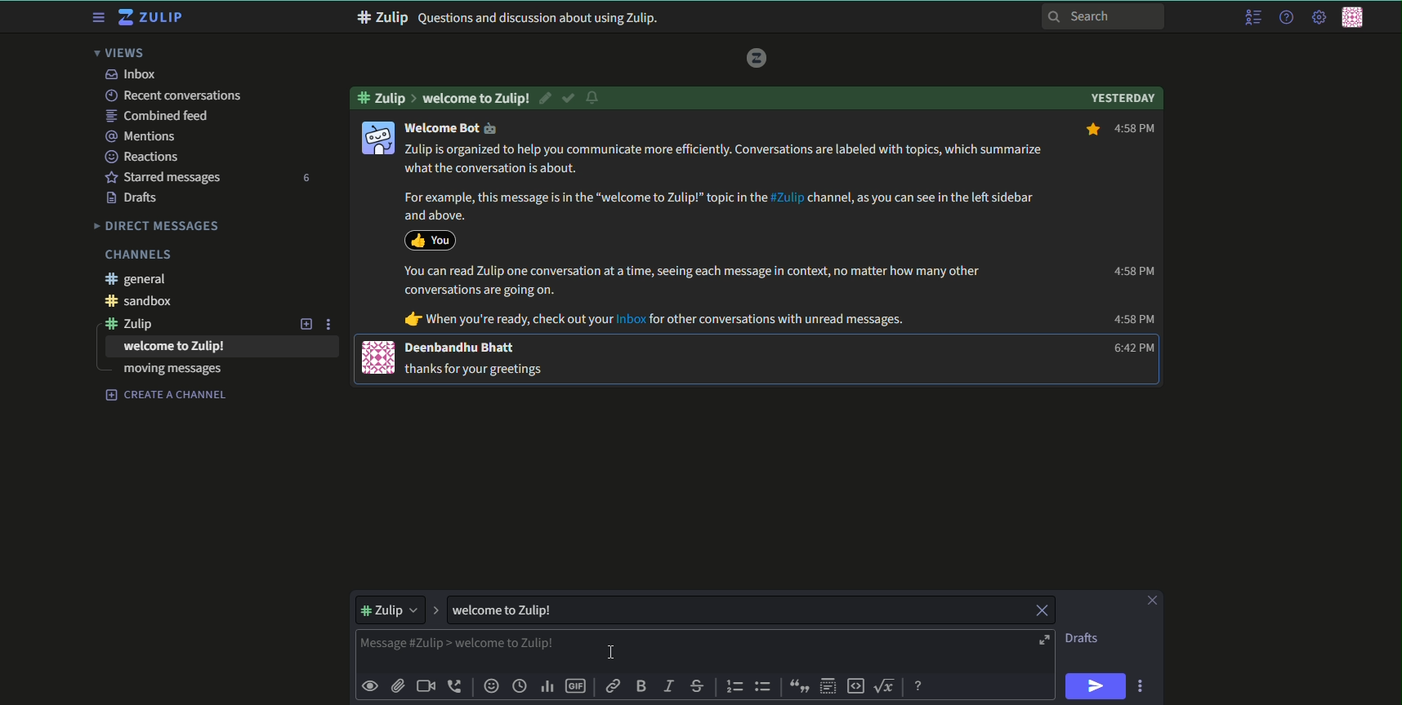  Describe the element at coordinates (371, 685) in the screenshot. I see `preview` at that location.